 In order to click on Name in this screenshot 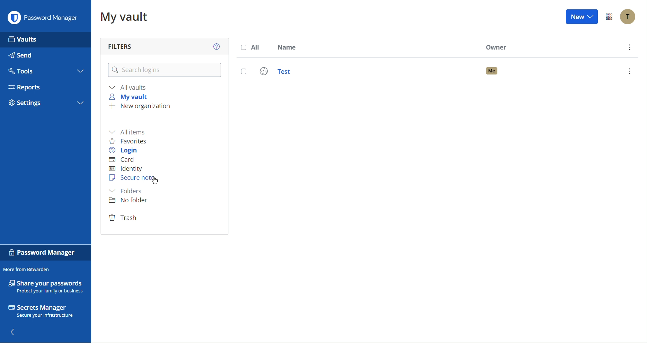, I will do `click(291, 47)`.